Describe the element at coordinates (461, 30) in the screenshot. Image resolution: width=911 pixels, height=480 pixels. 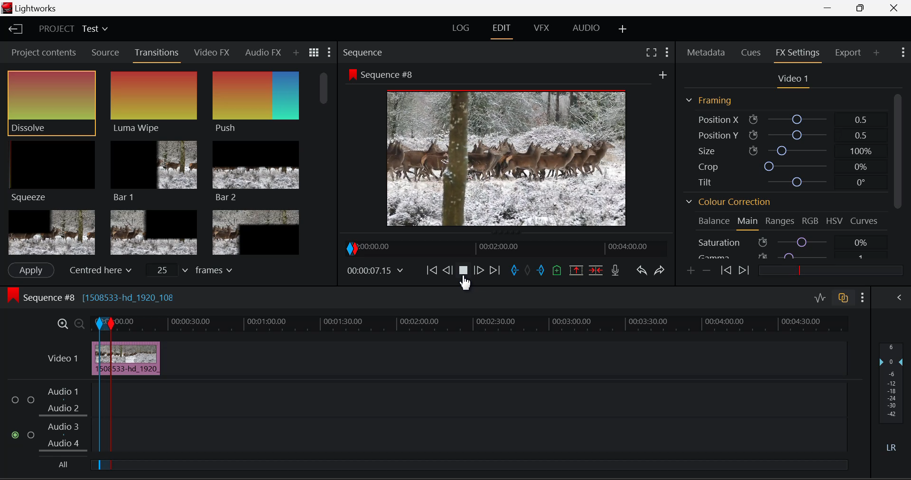
I see `LOG Layout` at that location.